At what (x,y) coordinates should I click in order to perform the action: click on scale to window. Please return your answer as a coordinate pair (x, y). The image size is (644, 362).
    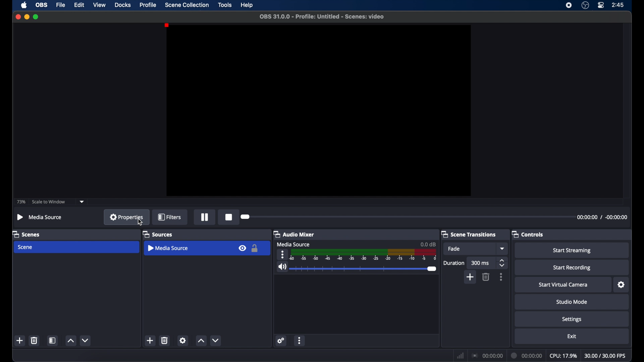
    Looking at the image, I should click on (50, 202).